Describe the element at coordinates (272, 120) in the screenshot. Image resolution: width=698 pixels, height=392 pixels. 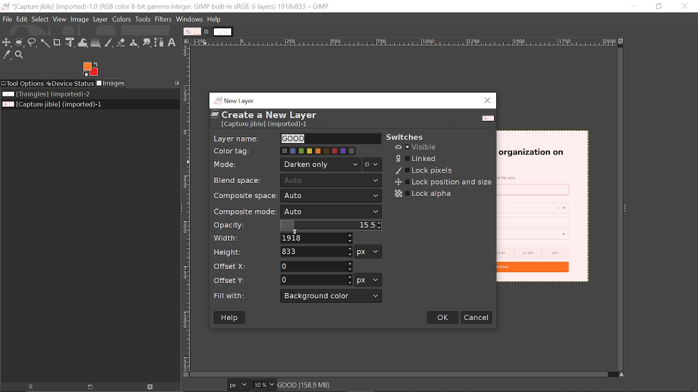
I see `“ Create a New Layer` at that location.